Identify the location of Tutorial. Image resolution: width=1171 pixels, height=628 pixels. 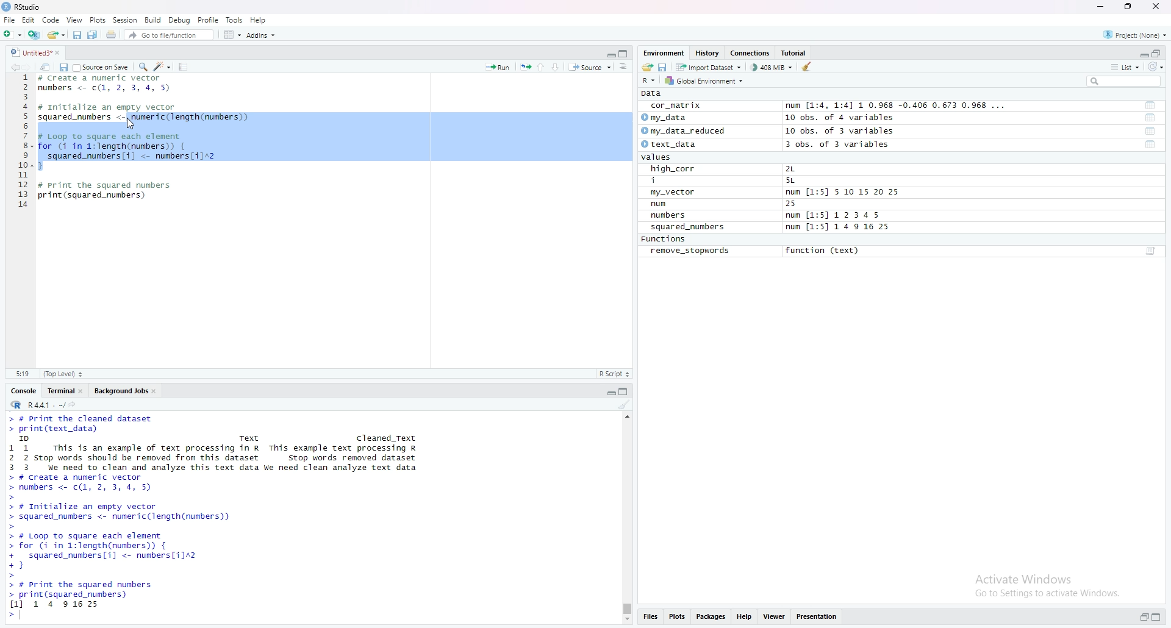
(796, 53).